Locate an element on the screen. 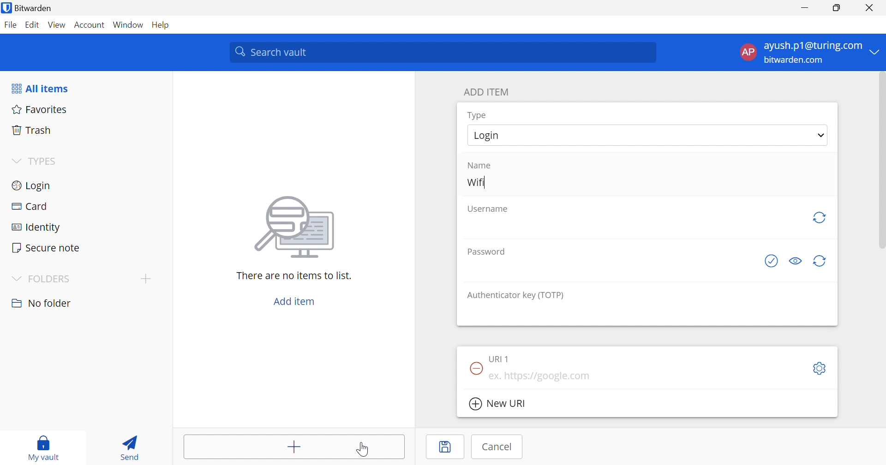 This screenshot has height=465, width=886. ex. https://google.com is located at coordinates (540, 376).